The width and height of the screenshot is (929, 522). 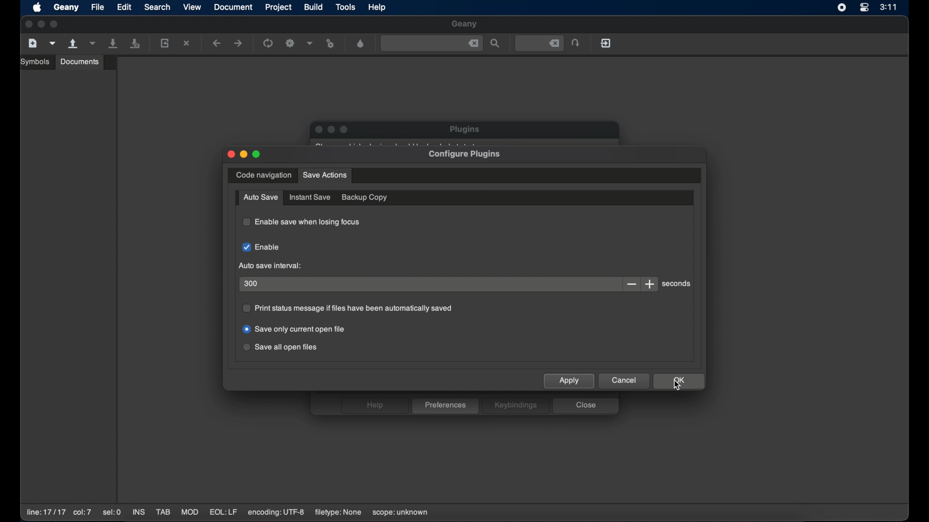 I want to click on choose more build options, so click(x=310, y=43).